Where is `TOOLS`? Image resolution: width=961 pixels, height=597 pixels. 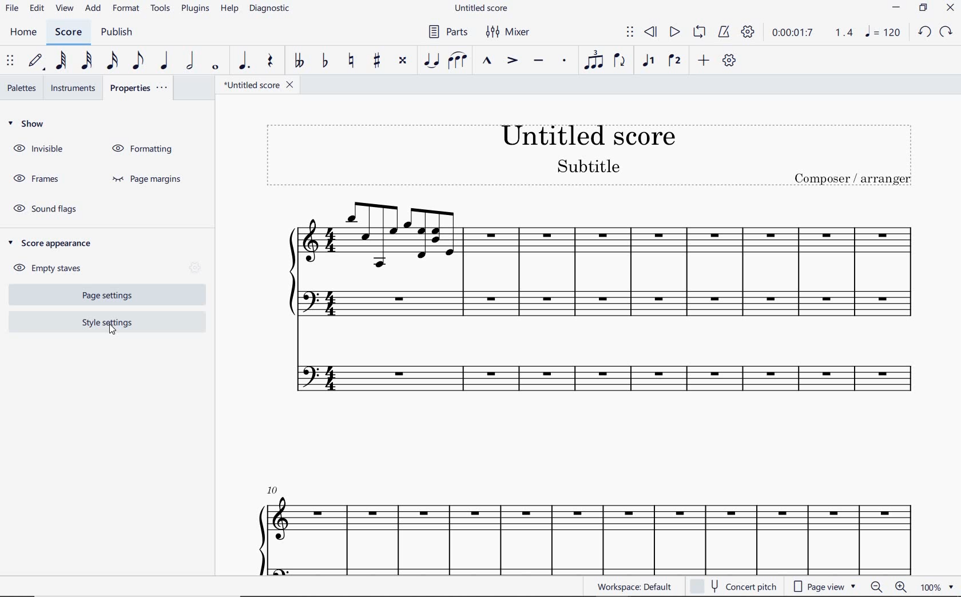 TOOLS is located at coordinates (161, 9).